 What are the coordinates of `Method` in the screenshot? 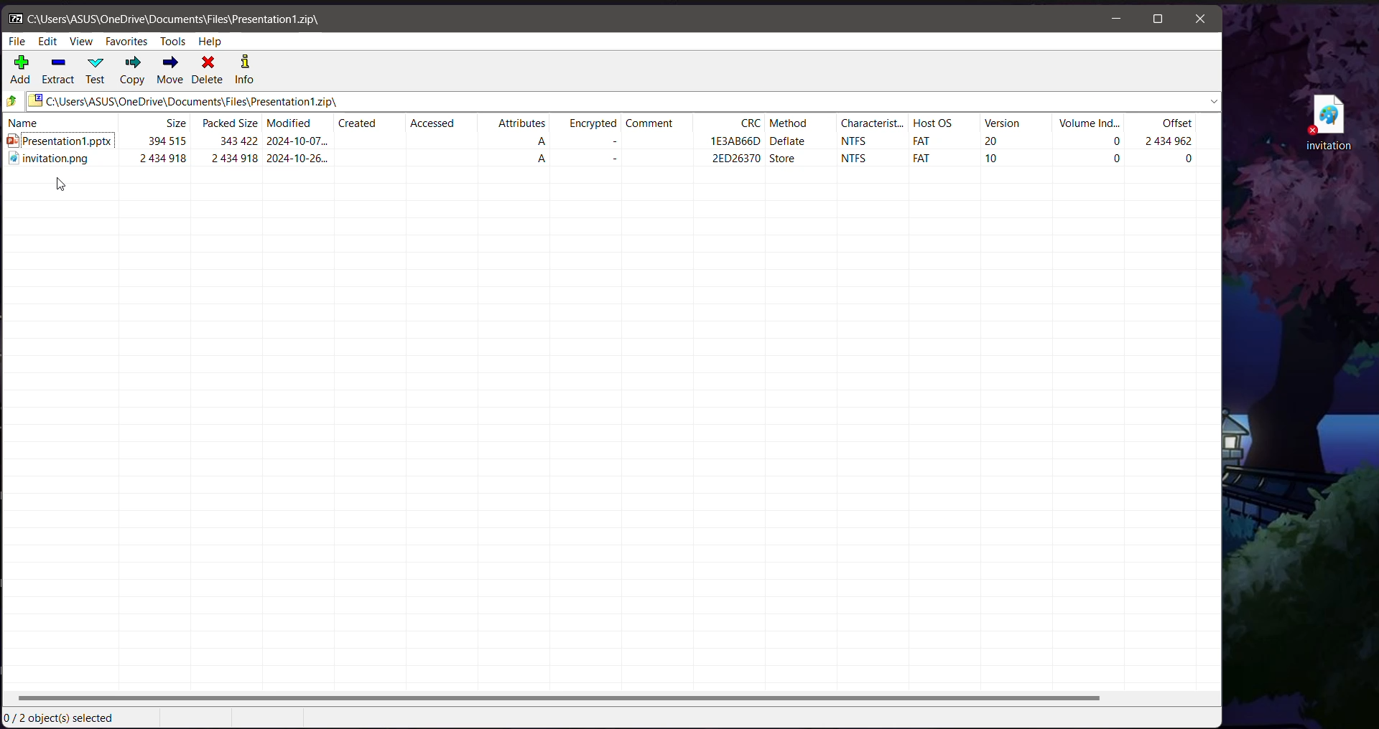 It's located at (802, 122).